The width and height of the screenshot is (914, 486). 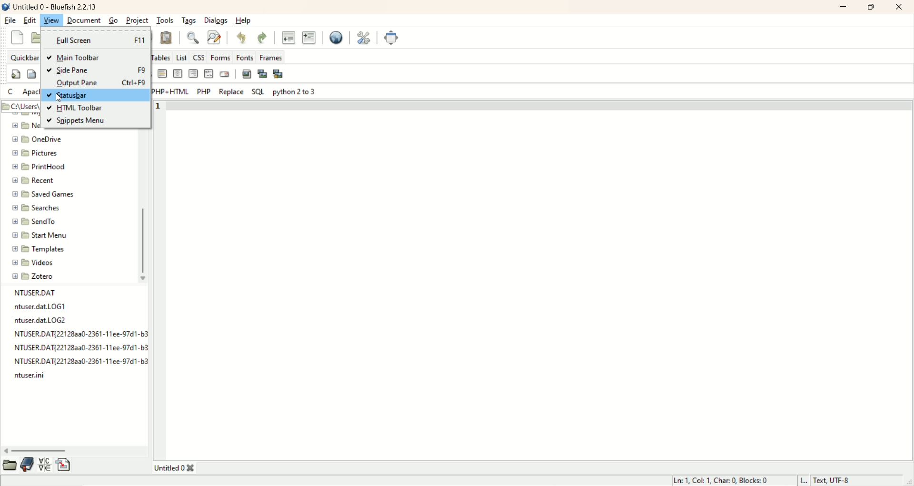 What do you see at coordinates (43, 308) in the screenshot?
I see `file` at bounding box center [43, 308].